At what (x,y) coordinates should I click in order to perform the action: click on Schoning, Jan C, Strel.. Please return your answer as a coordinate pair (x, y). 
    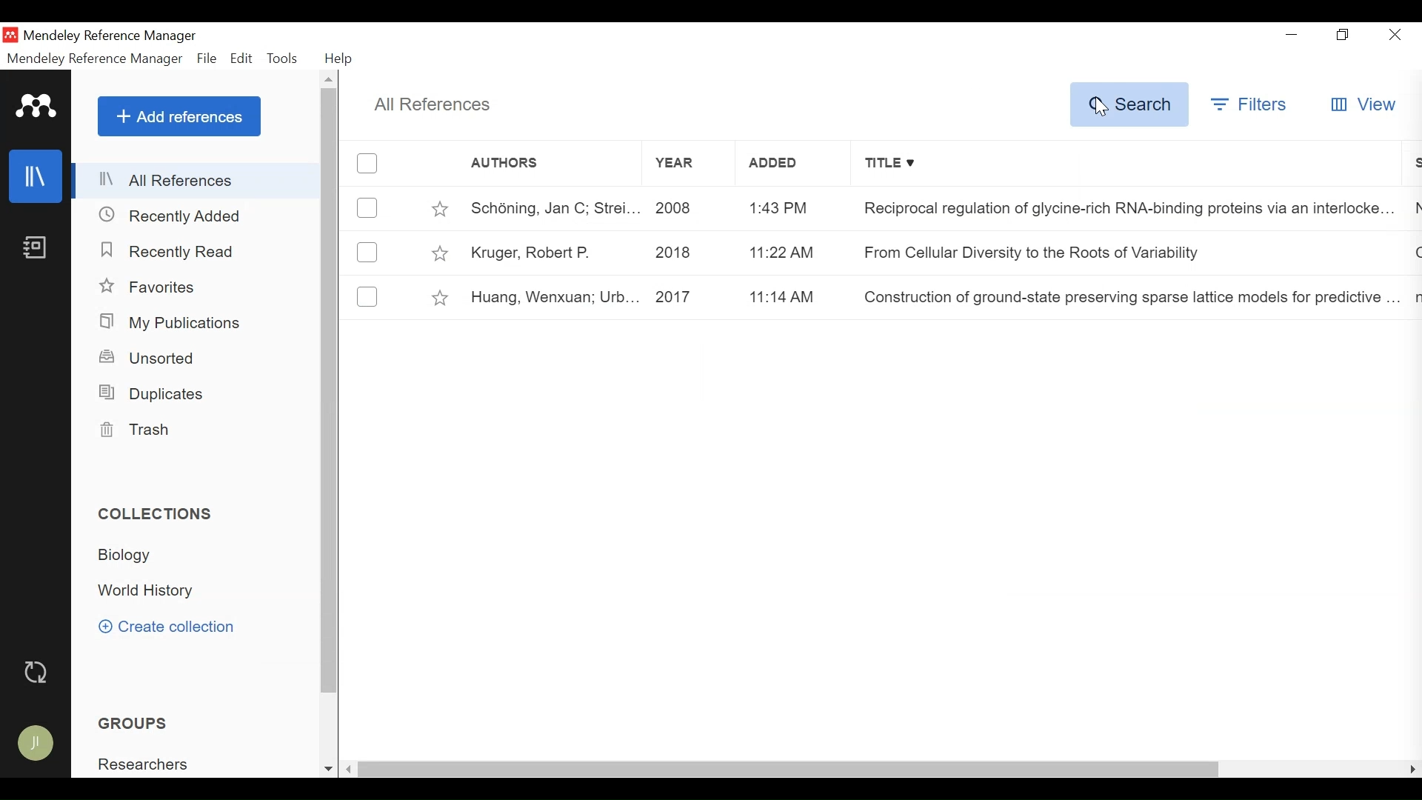
    Looking at the image, I should click on (550, 208).